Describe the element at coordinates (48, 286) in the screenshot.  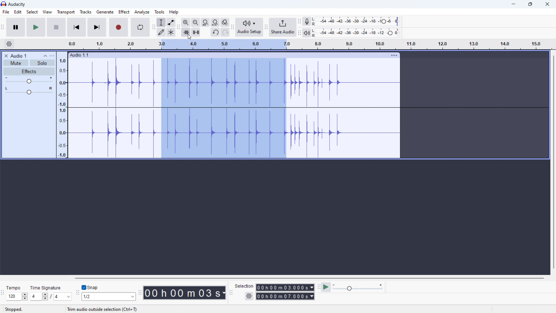
I see `Time Signature` at that location.